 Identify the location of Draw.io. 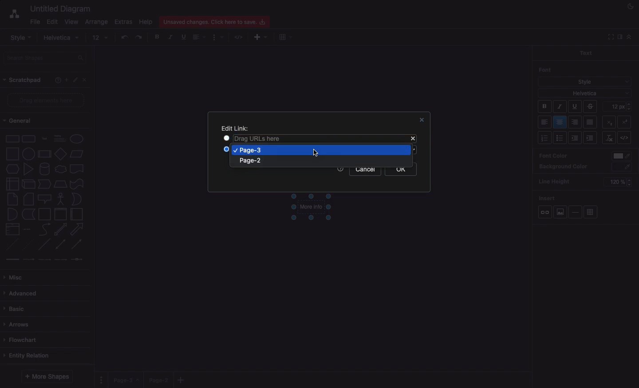
(10, 15).